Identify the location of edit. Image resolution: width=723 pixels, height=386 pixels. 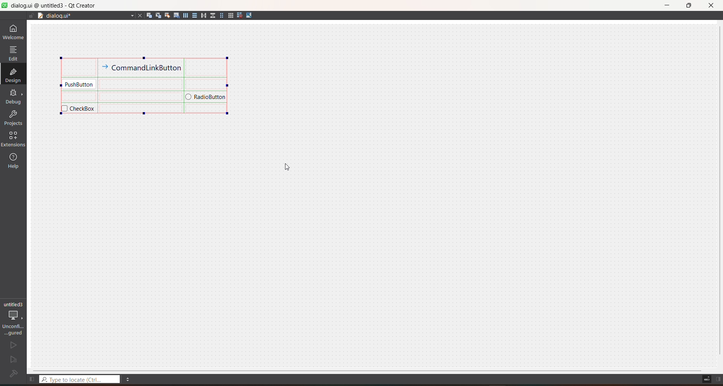
(13, 54).